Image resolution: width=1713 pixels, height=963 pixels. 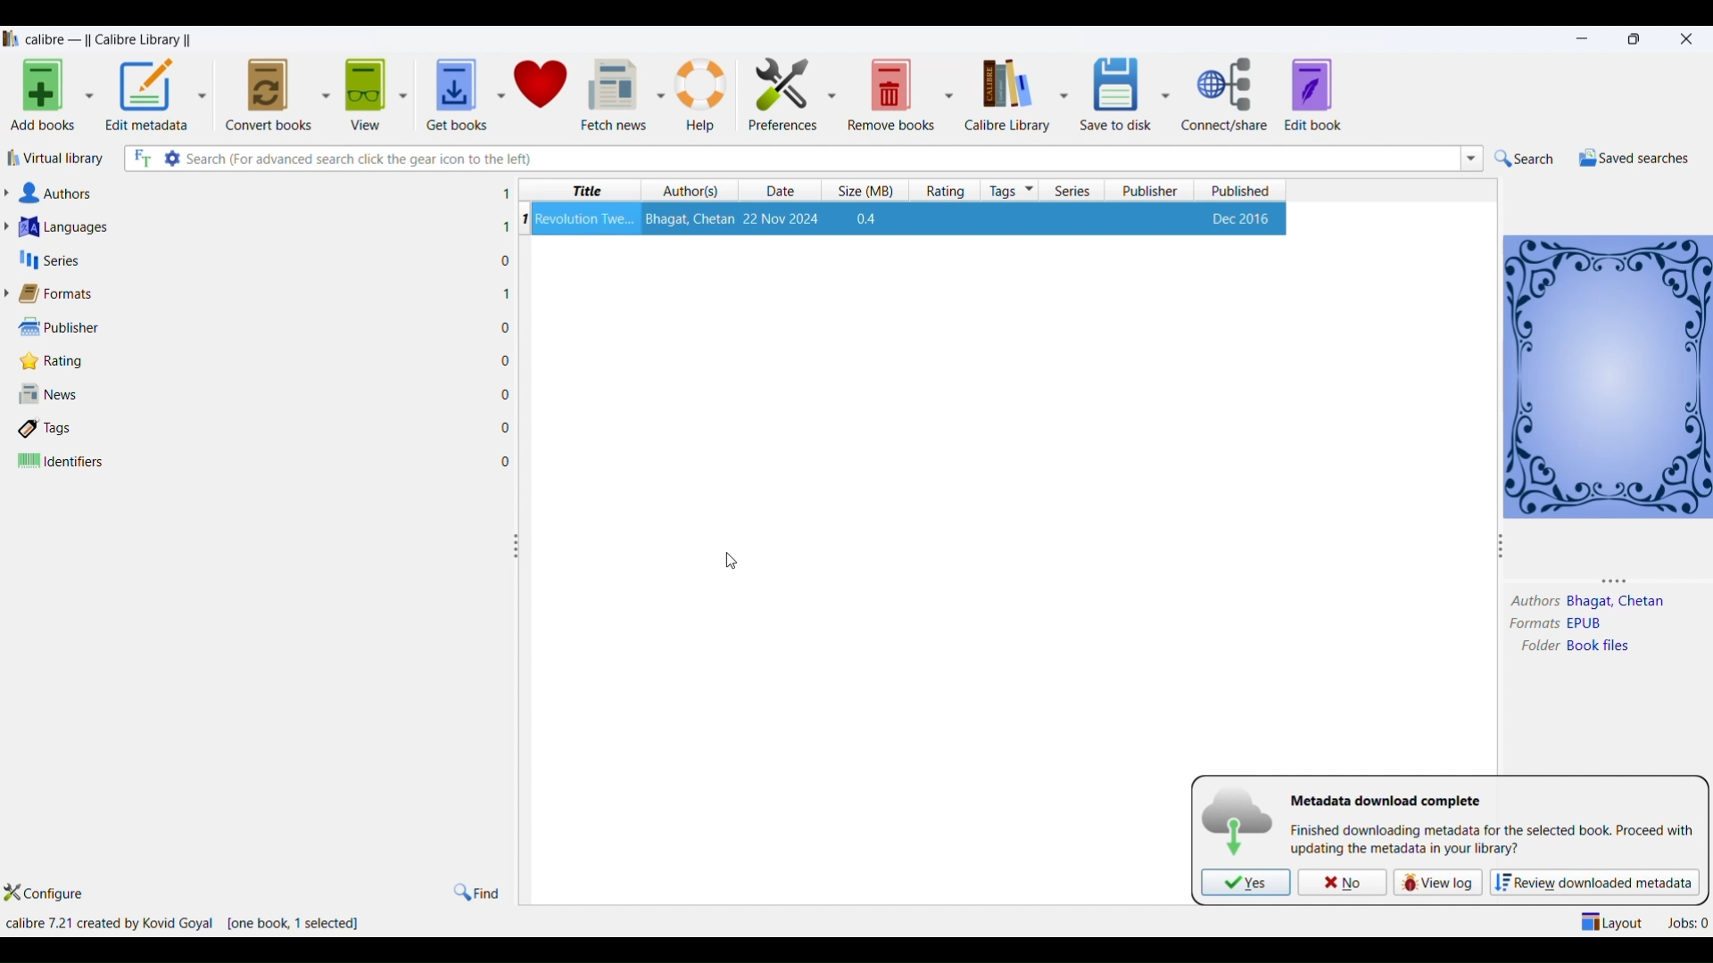 What do you see at coordinates (1618, 603) in the screenshot?
I see `author name` at bounding box center [1618, 603].